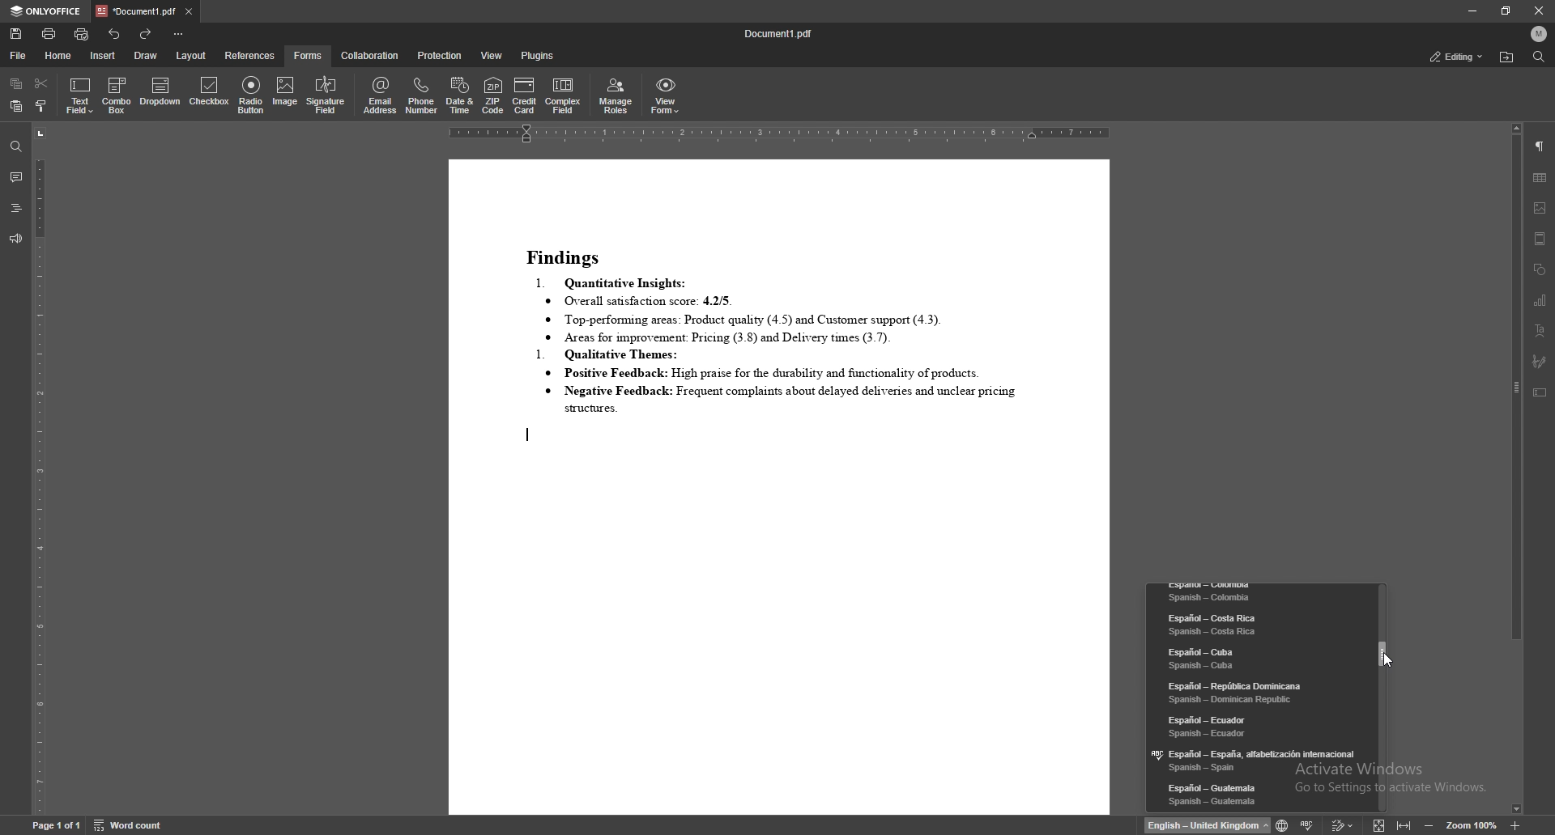  Describe the element at coordinates (1515, 825) in the screenshot. I see `zoom in` at that location.